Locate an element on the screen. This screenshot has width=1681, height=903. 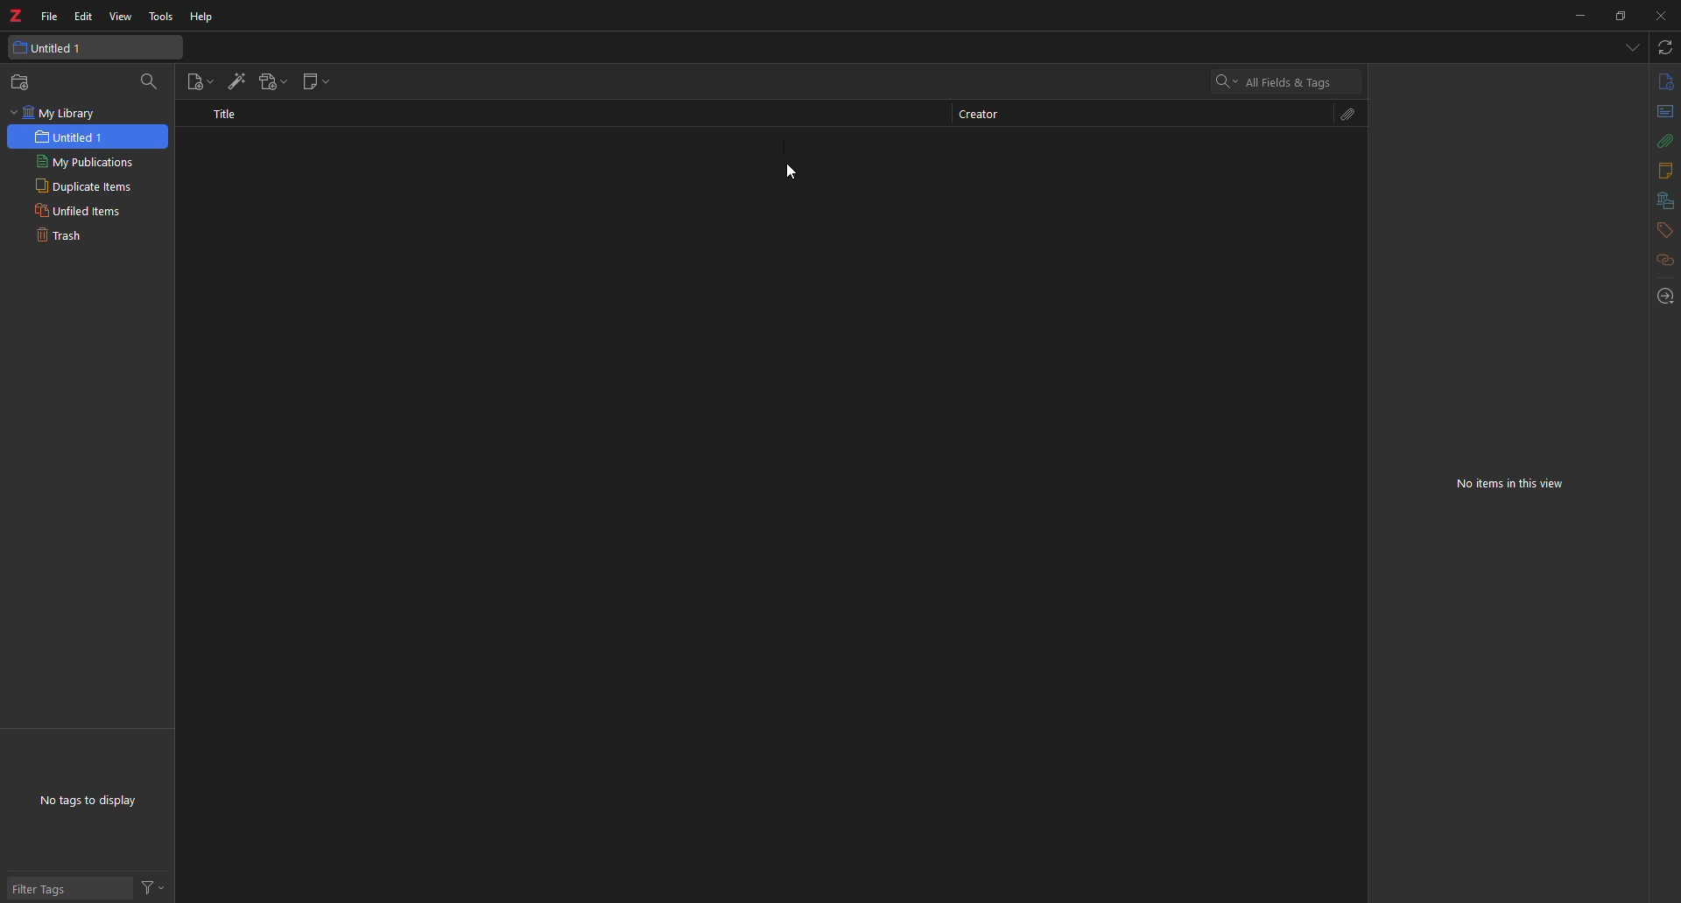
unfiled items is located at coordinates (88, 213).